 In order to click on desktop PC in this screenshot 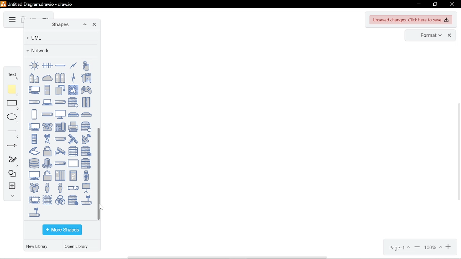, I will do `click(47, 90)`.